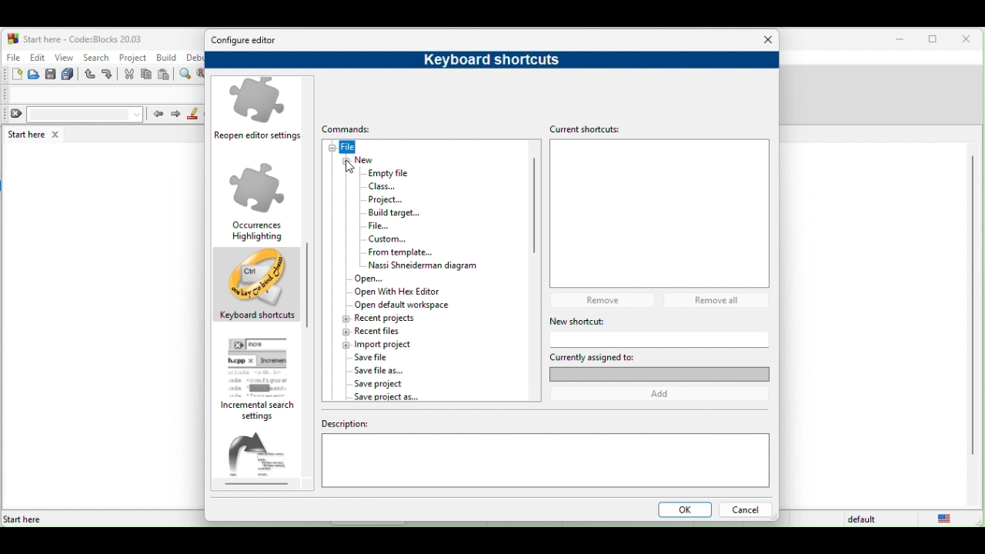  Describe the element at coordinates (306, 272) in the screenshot. I see `scroll bar moved` at that location.